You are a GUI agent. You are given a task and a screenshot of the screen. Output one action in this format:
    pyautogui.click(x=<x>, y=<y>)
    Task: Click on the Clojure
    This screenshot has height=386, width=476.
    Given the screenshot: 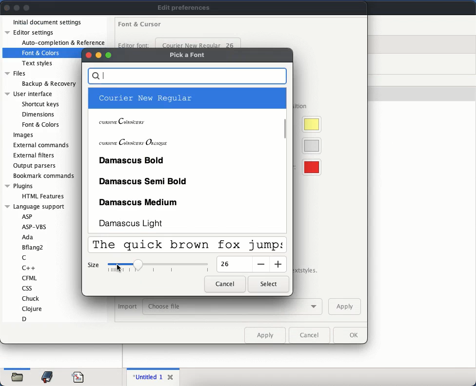 What is the action you would take?
    pyautogui.click(x=32, y=309)
    